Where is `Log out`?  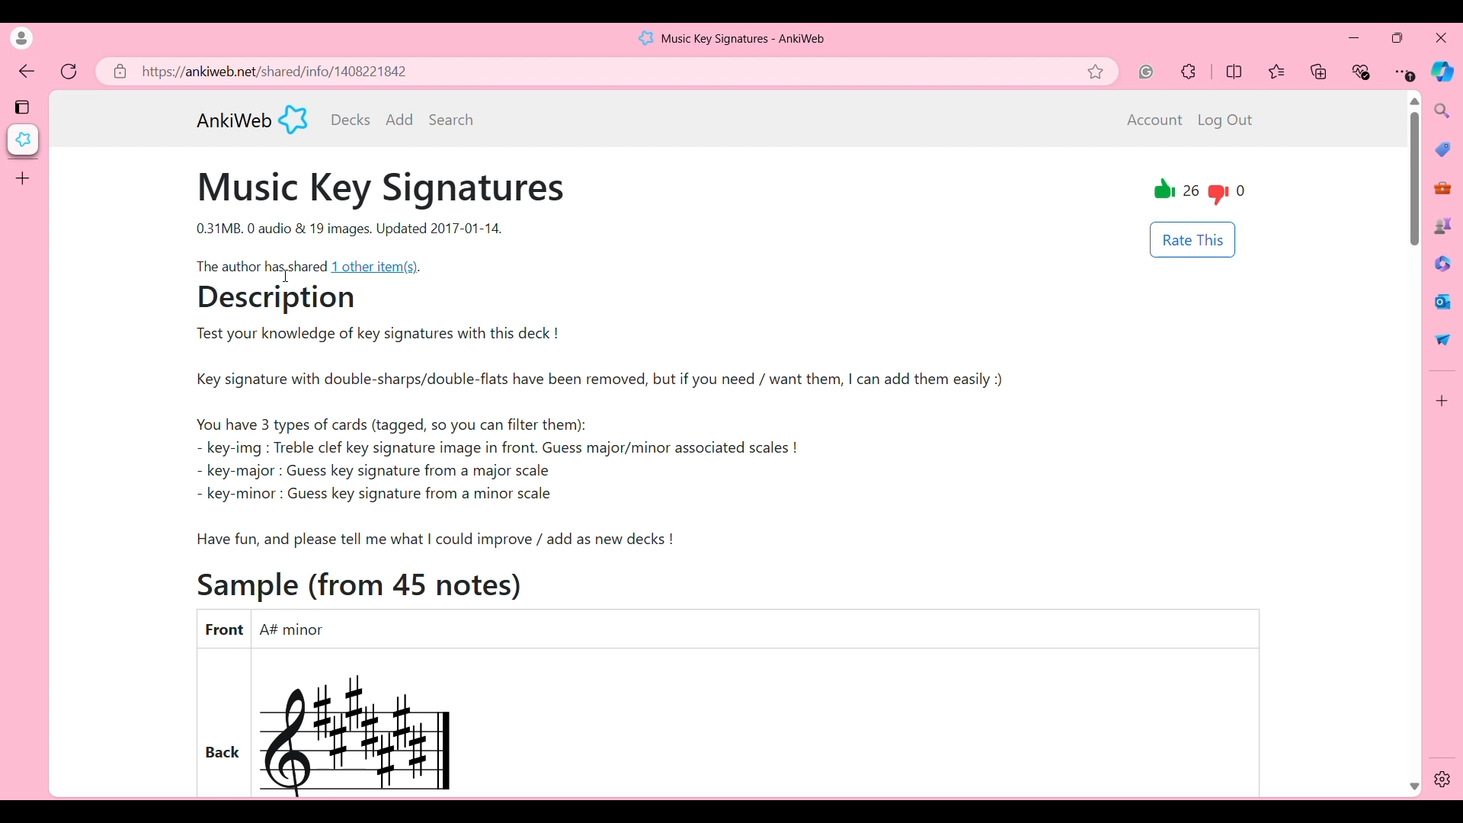
Log out is located at coordinates (1228, 121).